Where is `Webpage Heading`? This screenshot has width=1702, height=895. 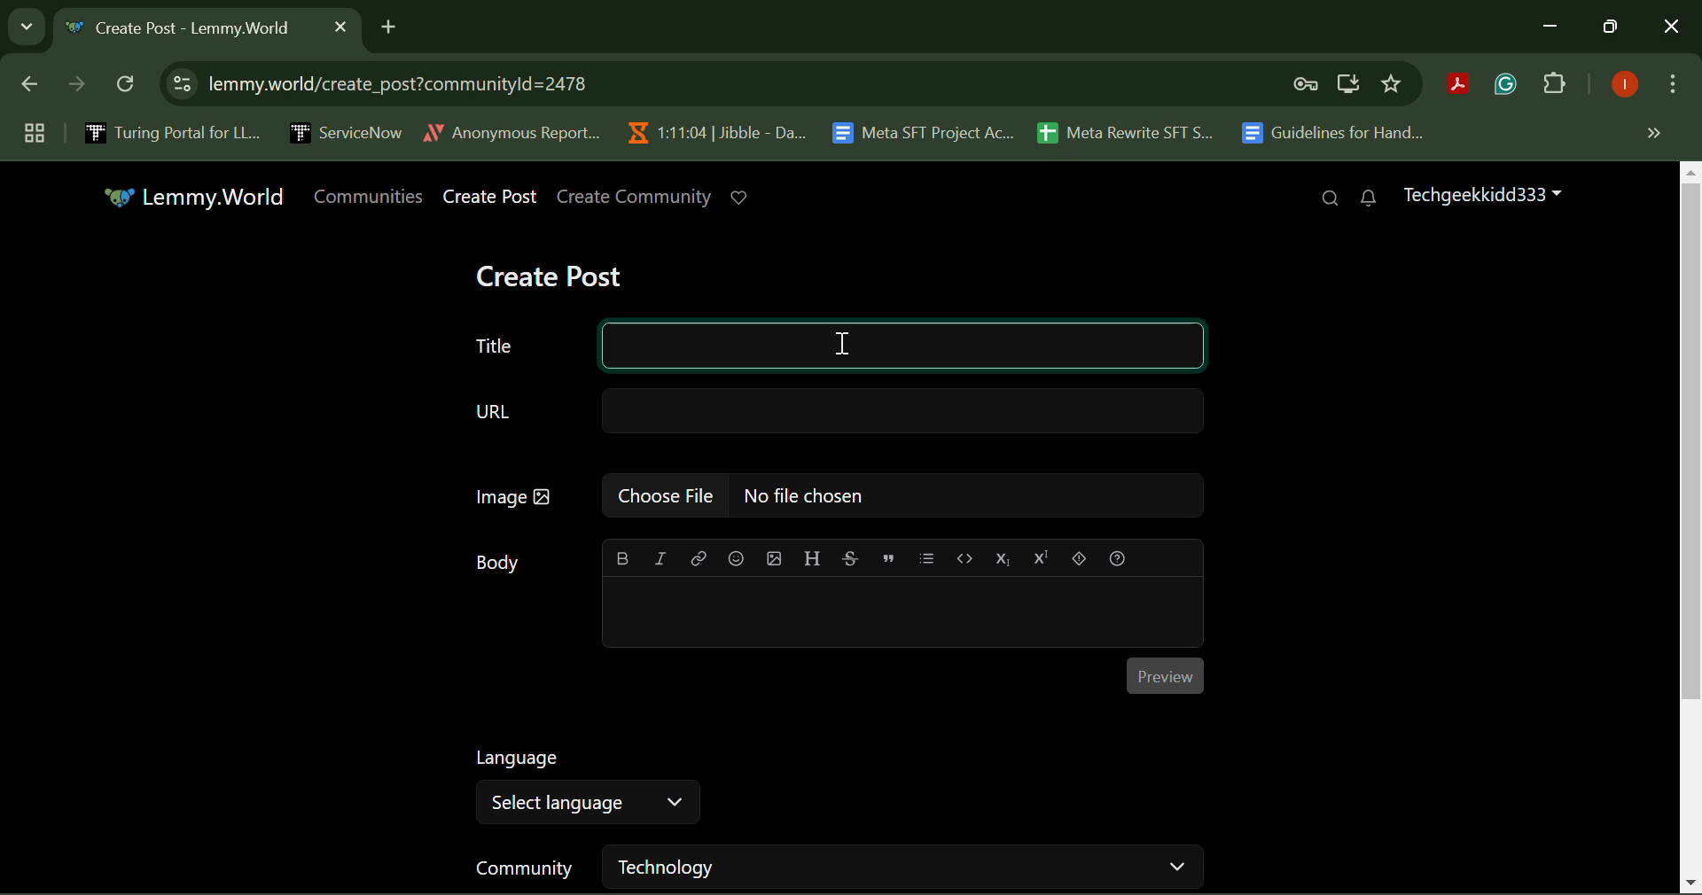 Webpage Heading is located at coordinates (188, 30).